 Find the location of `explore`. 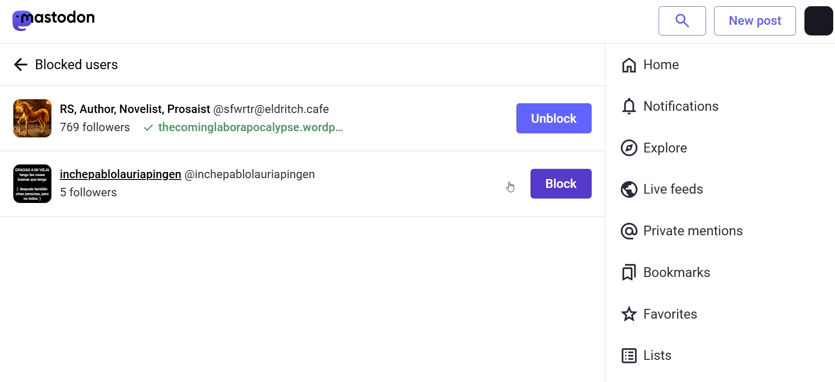

explore is located at coordinates (656, 148).